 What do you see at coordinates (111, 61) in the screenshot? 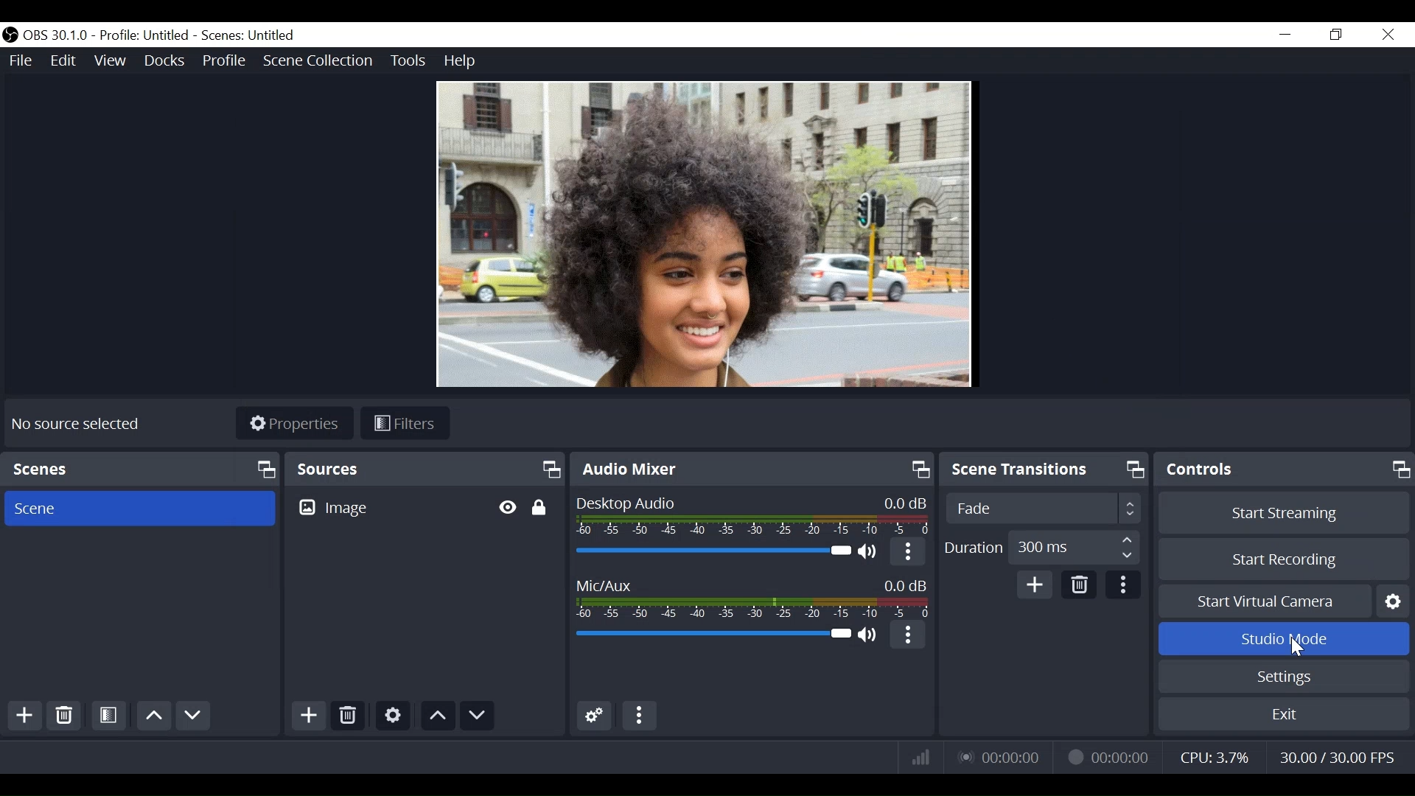
I see `View` at bounding box center [111, 61].